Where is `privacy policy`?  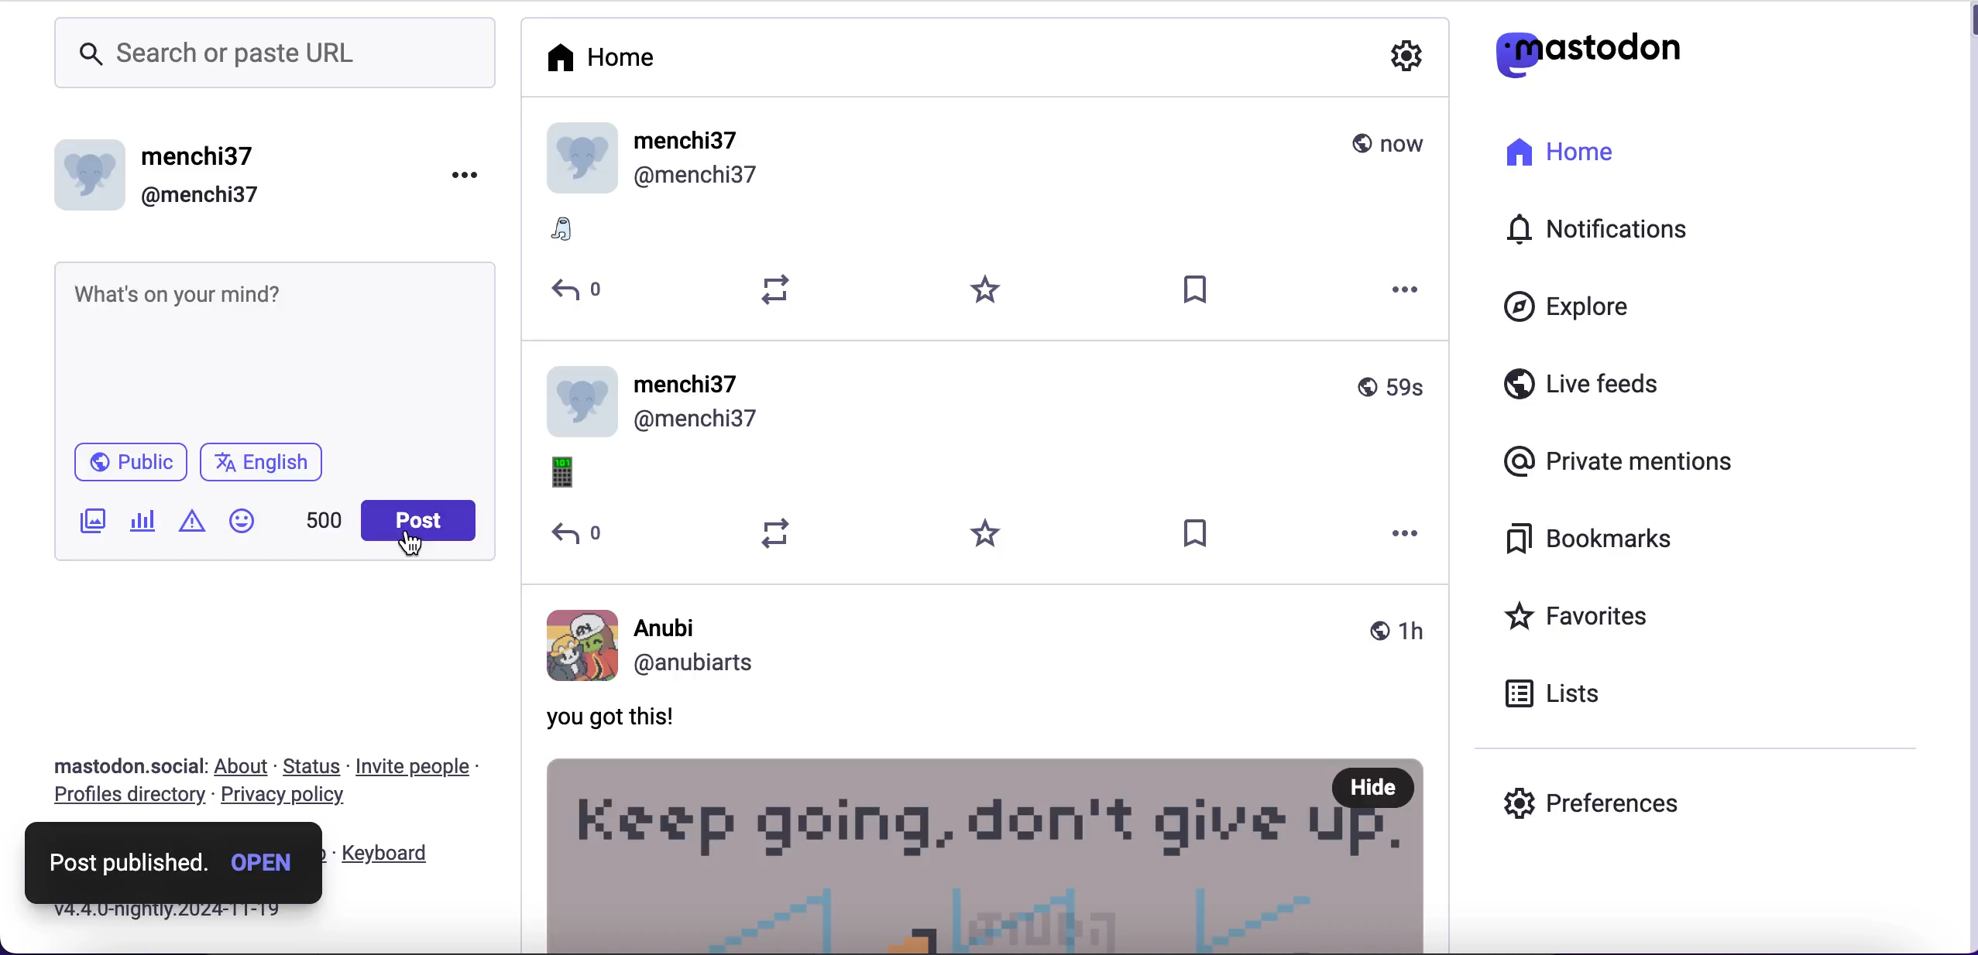 privacy policy is located at coordinates (290, 798).